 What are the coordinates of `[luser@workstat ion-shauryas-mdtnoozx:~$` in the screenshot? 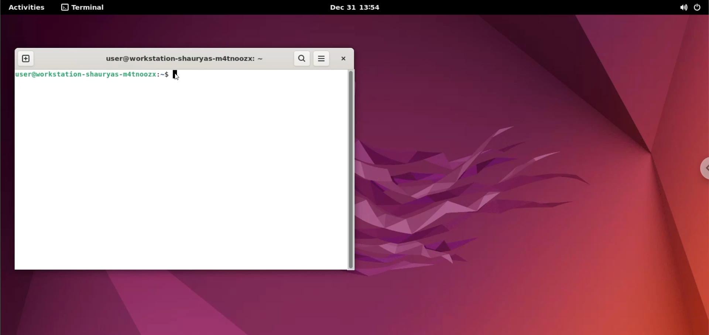 It's located at (92, 75).